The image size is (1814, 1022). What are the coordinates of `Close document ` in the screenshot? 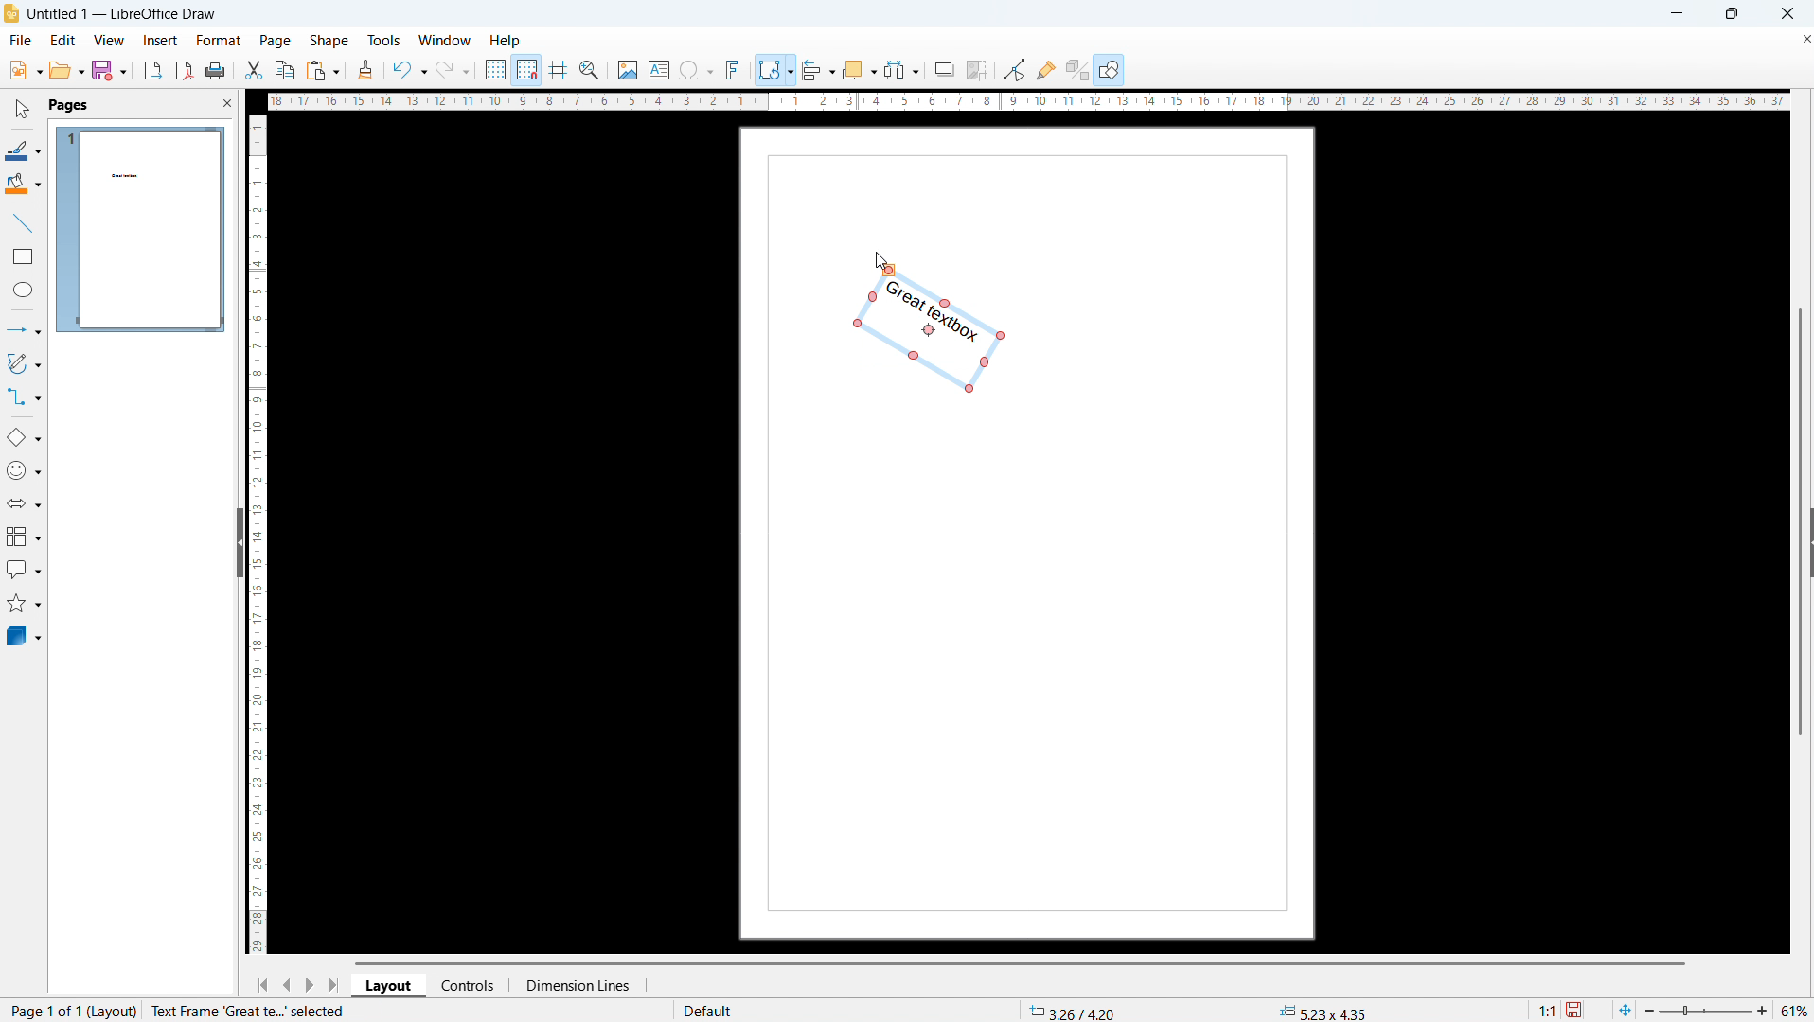 It's located at (1803, 38).